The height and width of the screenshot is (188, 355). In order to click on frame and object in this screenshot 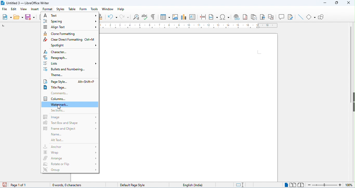, I will do `click(70, 129)`.